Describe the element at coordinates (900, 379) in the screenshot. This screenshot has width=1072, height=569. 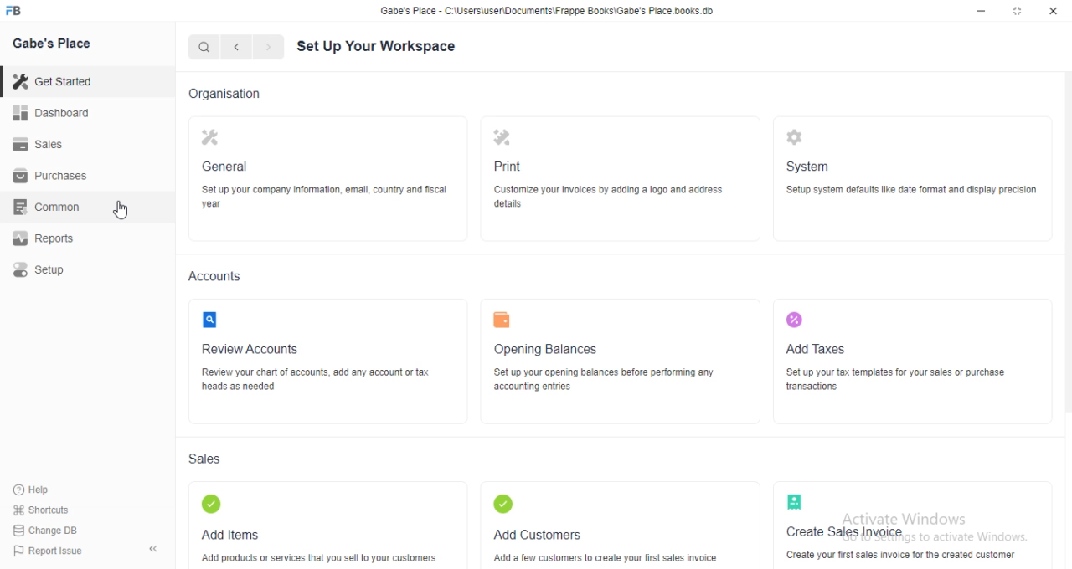
I see `‘Set up your tax templates for your sales or purchase transactions.` at that location.